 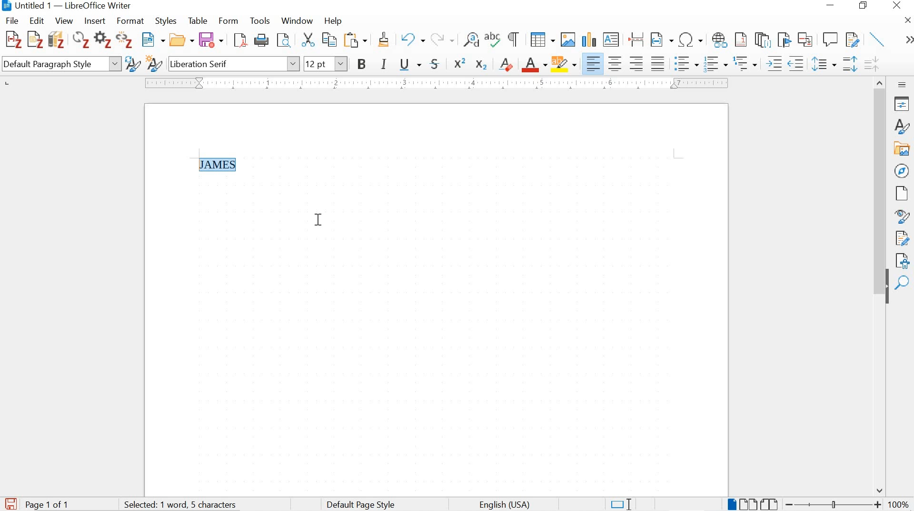 I want to click on clear direct formatting, so click(x=507, y=63).